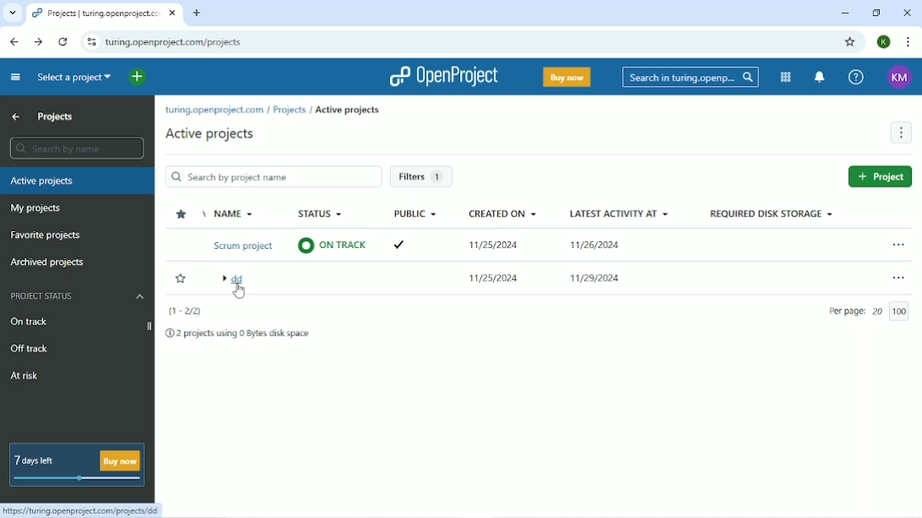 Image resolution: width=922 pixels, height=518 pixels. Describe the element at coordinates (846, 13) in the screenshot. I see `Minimize` at that location.